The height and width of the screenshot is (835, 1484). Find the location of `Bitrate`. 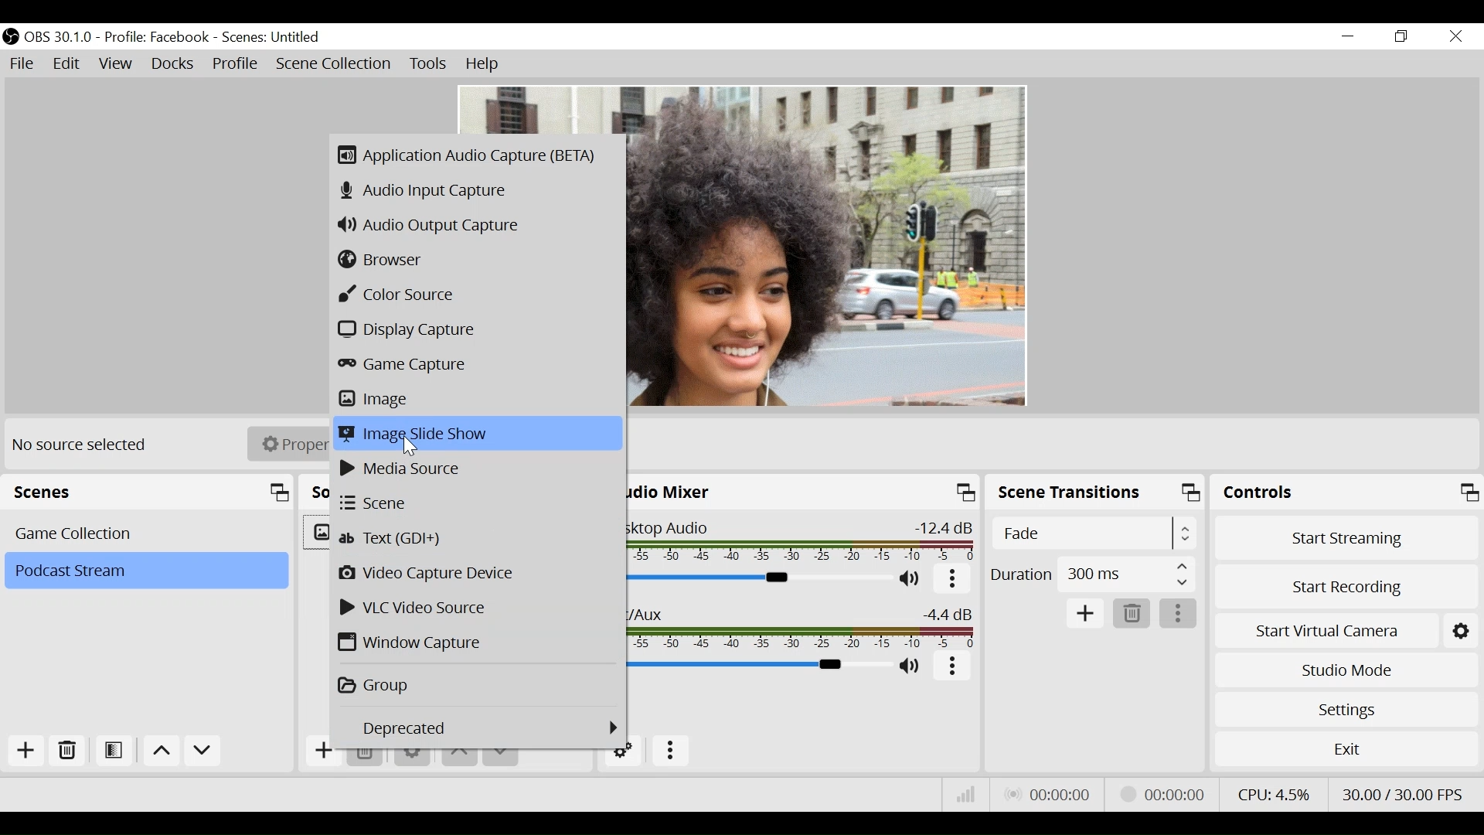

Bitrate is located at coordinates (966, 795).